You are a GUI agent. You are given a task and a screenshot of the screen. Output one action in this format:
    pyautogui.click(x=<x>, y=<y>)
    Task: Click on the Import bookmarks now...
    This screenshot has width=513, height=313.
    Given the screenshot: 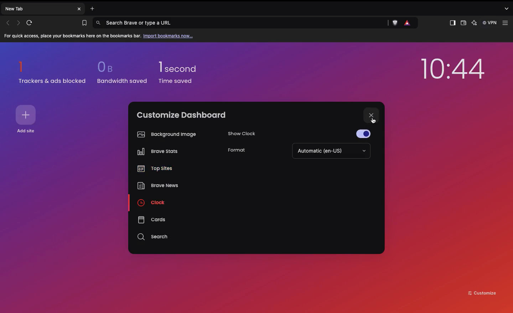 What is the action you would take?
    pyautogui.click(x=170, y=36)
    